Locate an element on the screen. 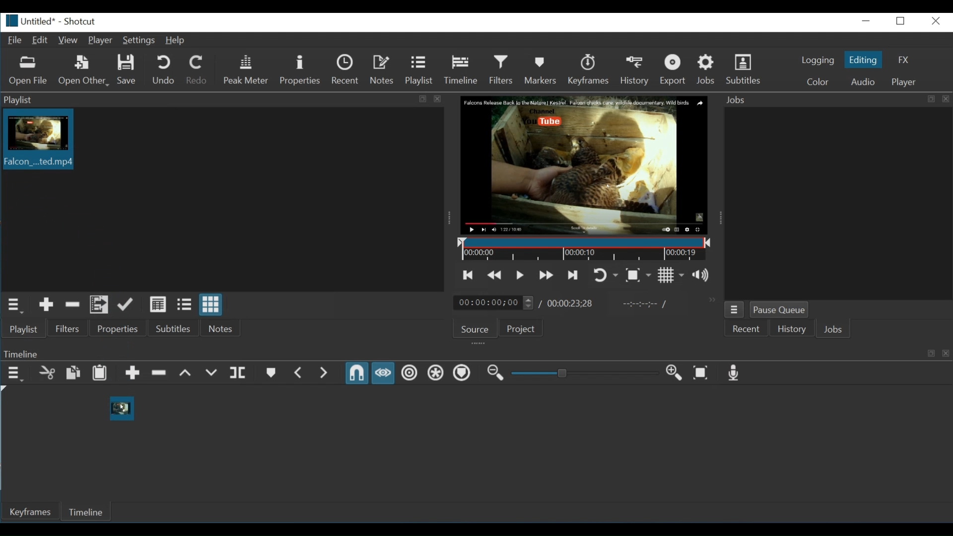 This screenshot has height=536, width=953. Timeline is located at coordinates (90, 511).